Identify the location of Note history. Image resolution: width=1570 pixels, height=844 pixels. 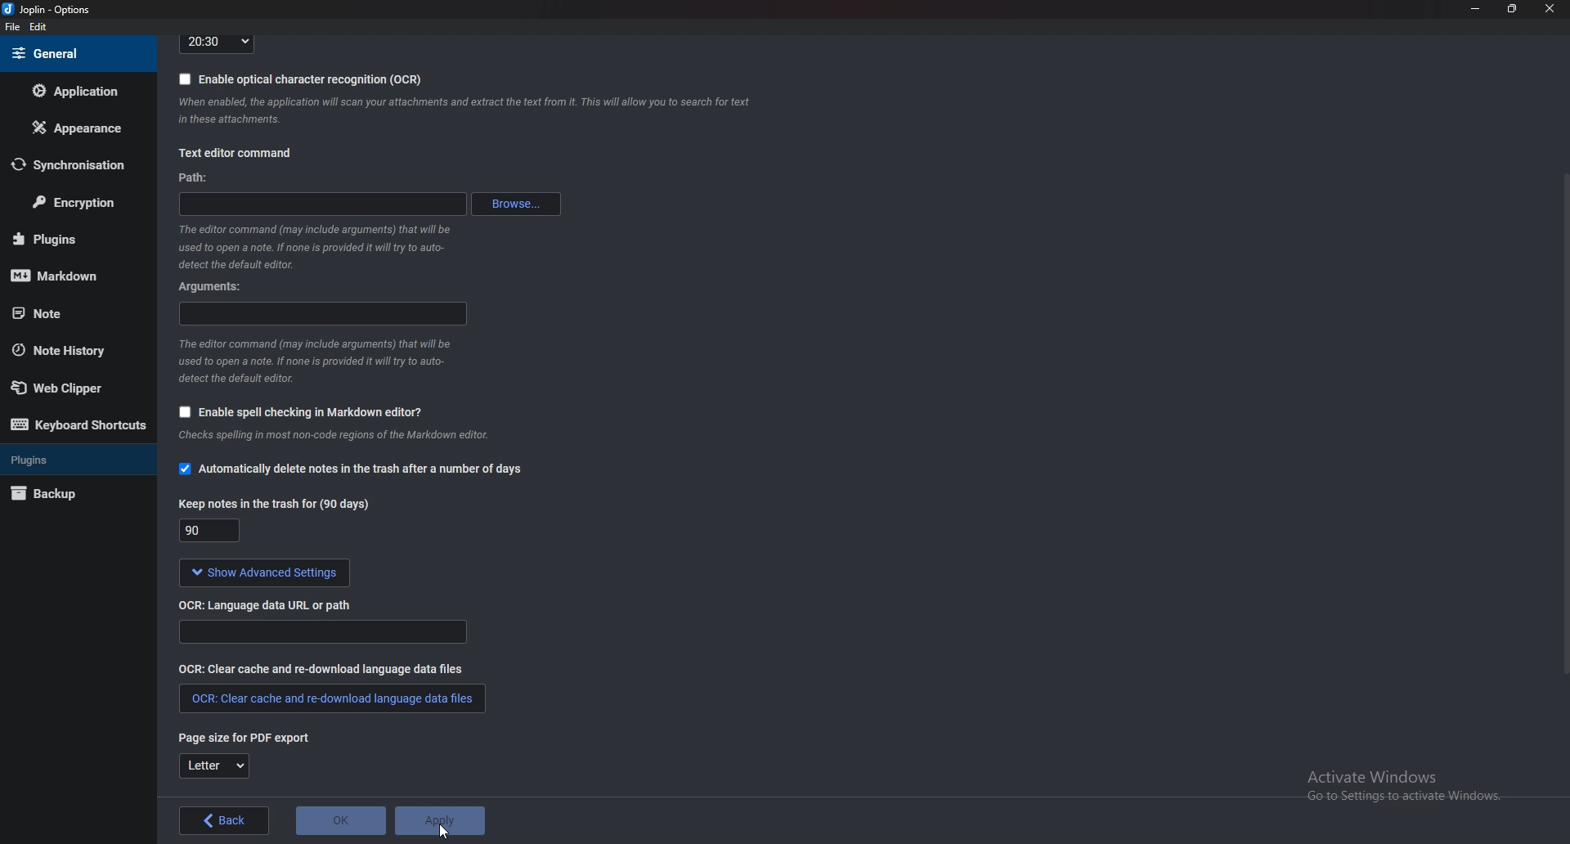
(67, 351).